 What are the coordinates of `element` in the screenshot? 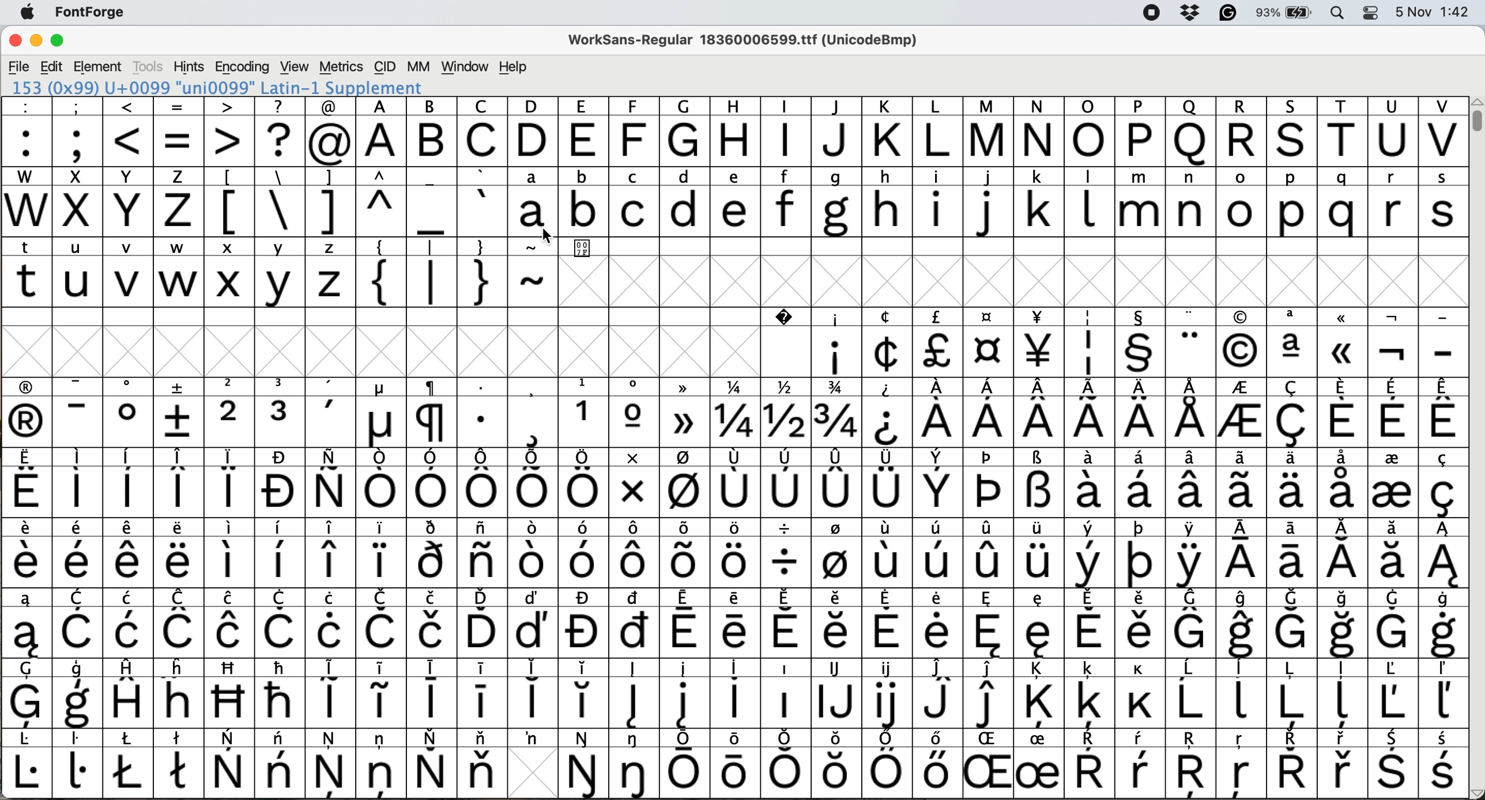 It's located at (99, 66).